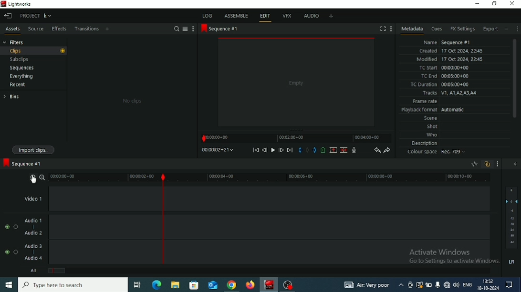  Describe the element at coordinates (3, 3) in the screenshot. I see `Logo` at that location.